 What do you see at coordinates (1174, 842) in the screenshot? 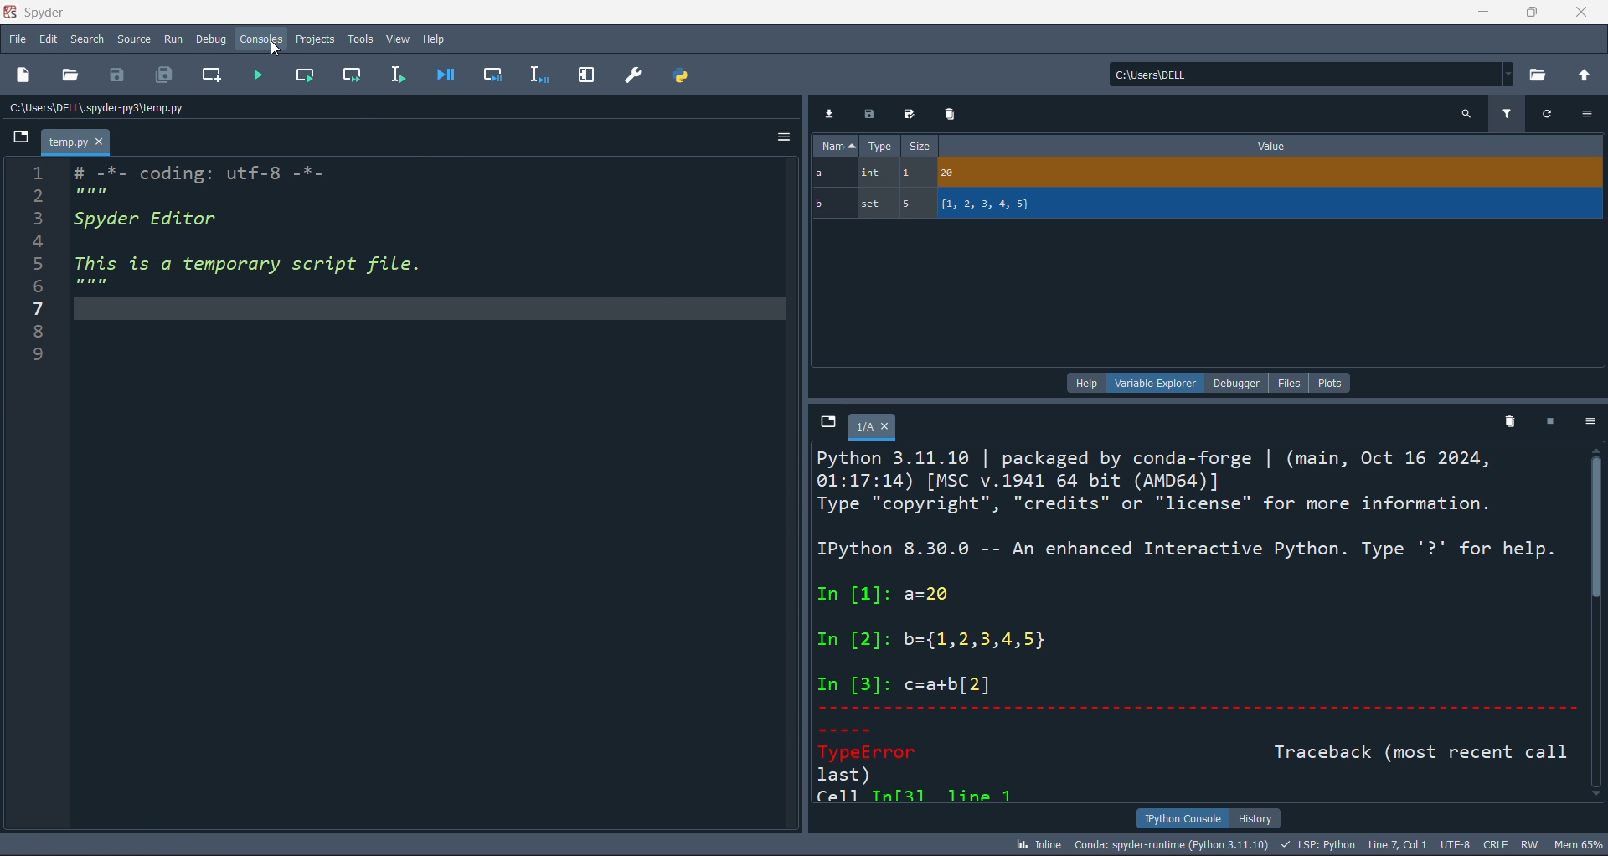
I see `CONDA: SPYDER-RUNTIME (PYTHON 3.11.10)` at bounding box center [1174, 842].